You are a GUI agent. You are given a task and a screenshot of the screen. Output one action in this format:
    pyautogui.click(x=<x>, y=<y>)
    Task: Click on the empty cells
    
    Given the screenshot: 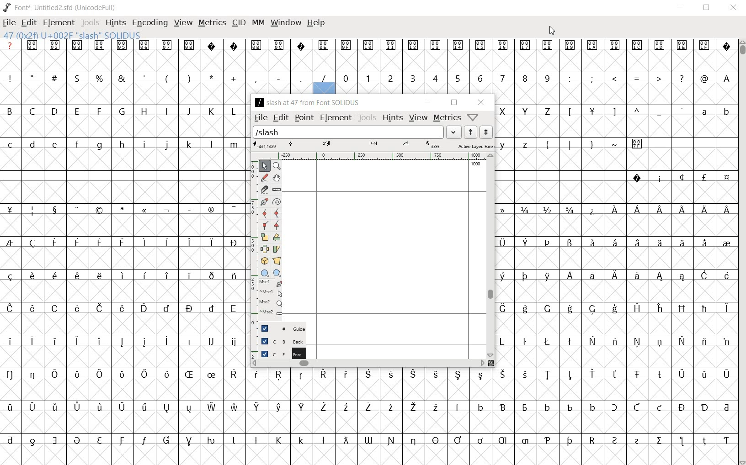 What is the action you would take?
    pyautogui.click(x=617, y=357)
    